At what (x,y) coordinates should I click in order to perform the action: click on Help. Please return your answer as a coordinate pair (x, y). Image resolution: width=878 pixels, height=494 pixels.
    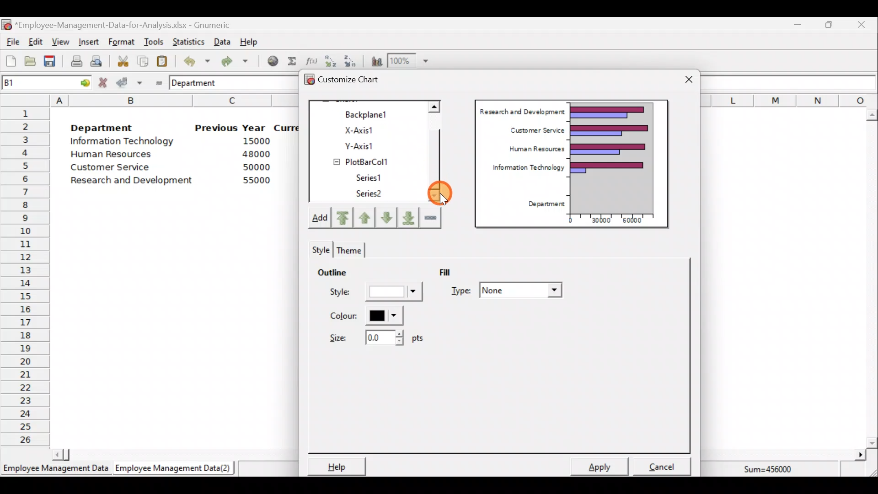
    Looking at the image, I should click on (335, 466).